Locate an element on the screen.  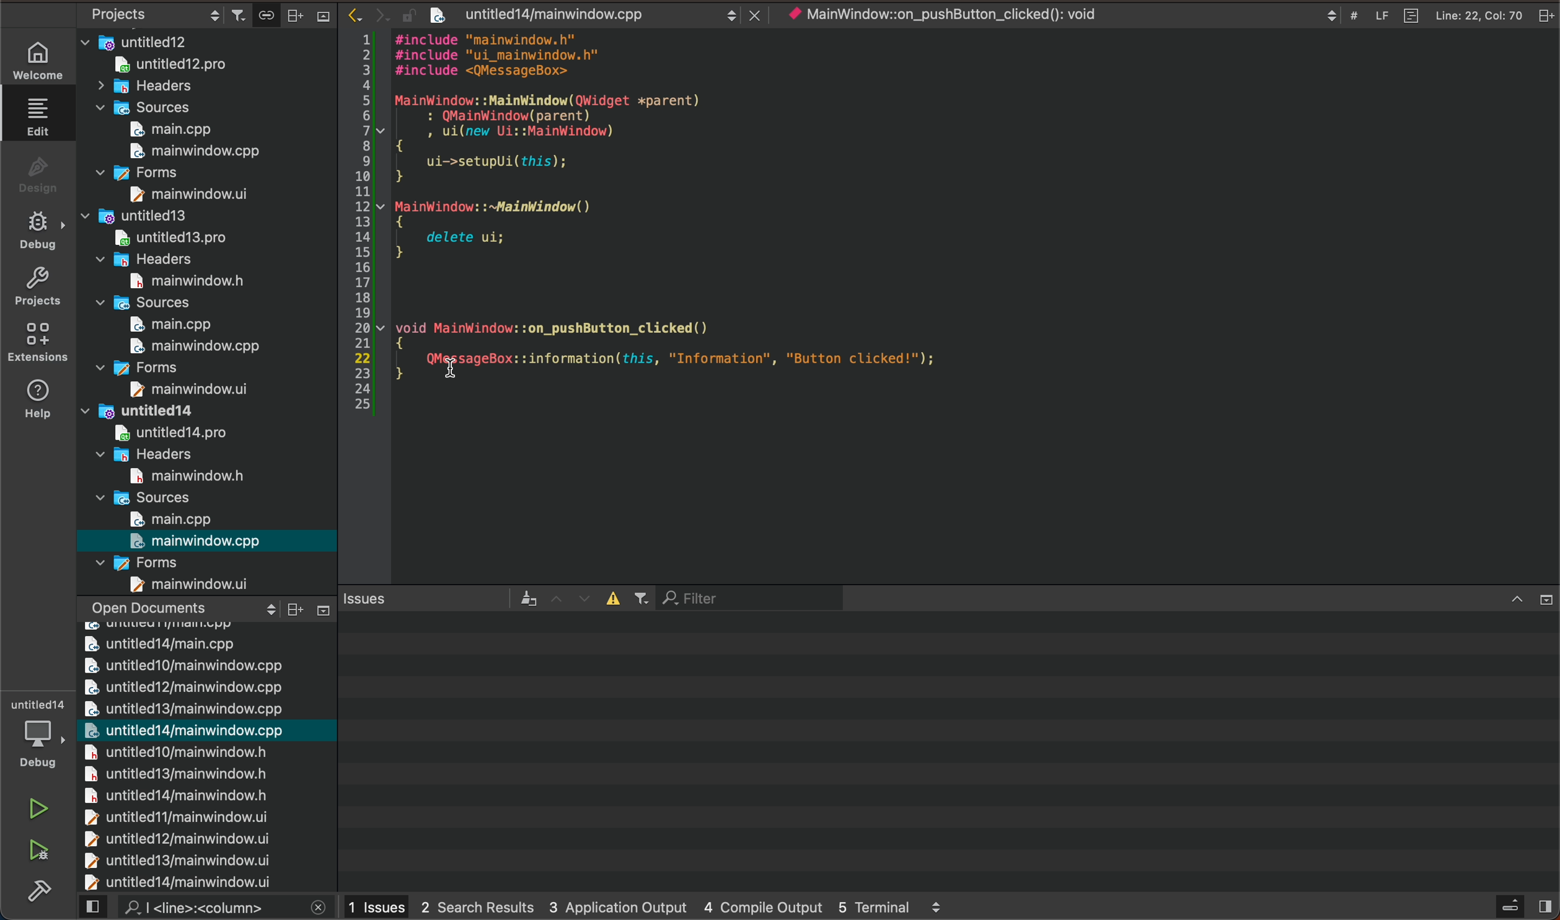
help is located at coordinates (33, 400).